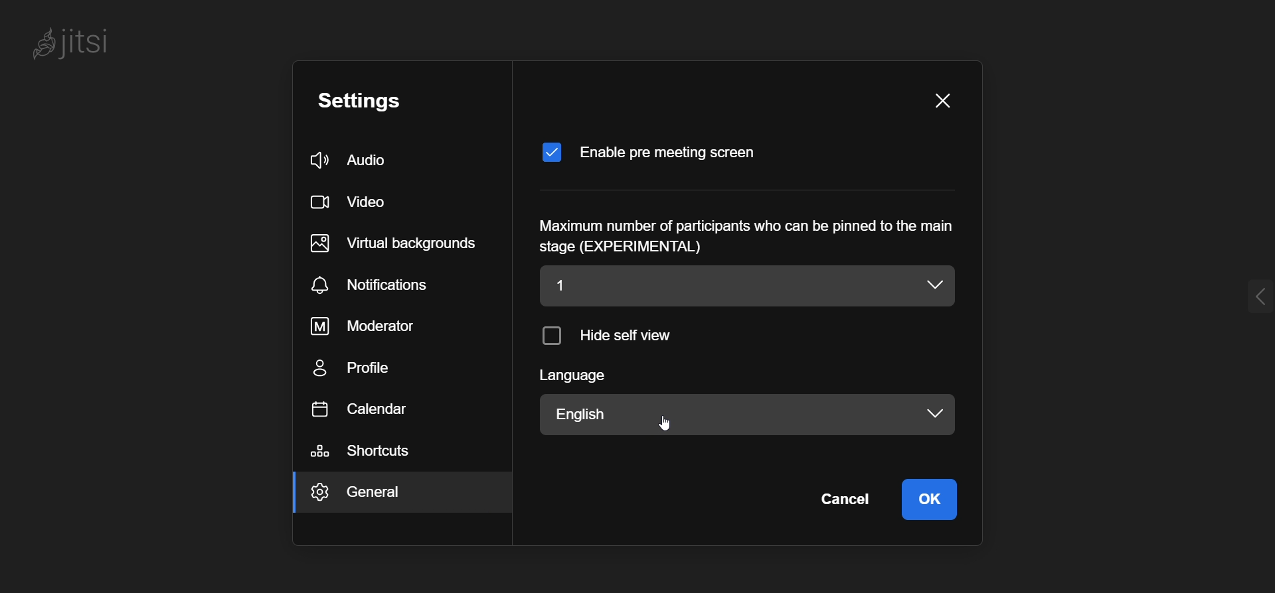 The height and width of the screenshot is (593, 1275). Describe the element at coordinates (362, 159) in the screenshot. I see `audio` at that location.